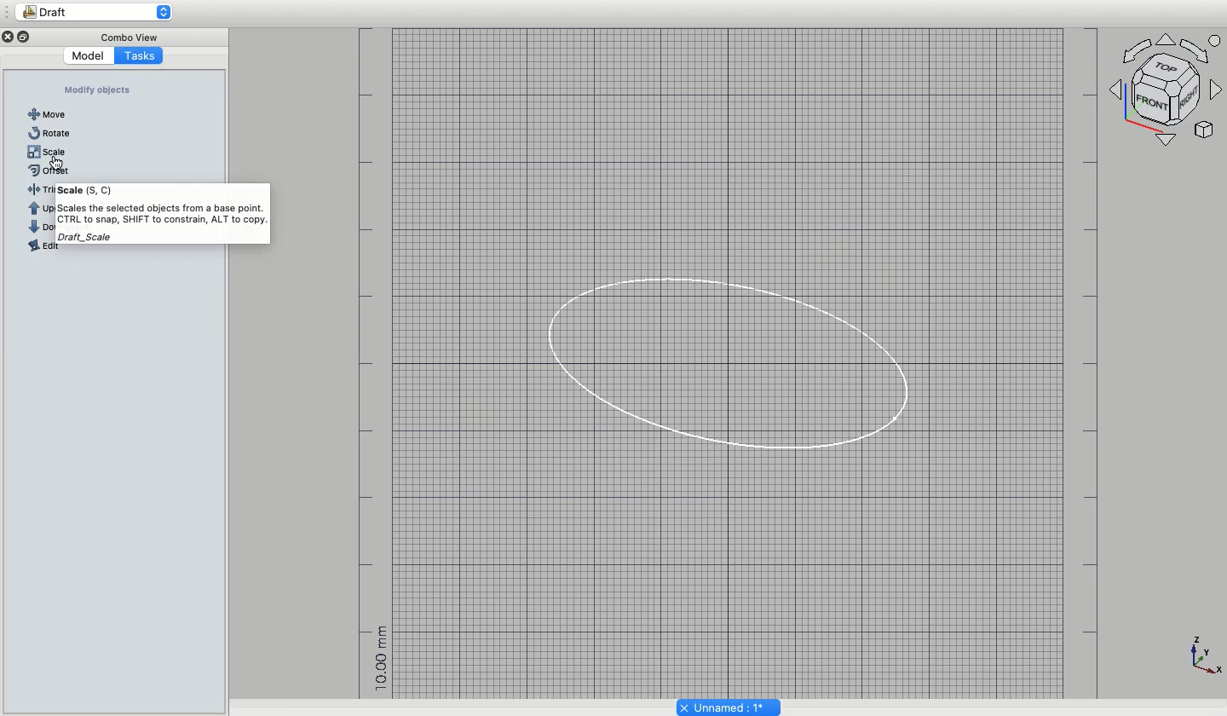  I want to click on Oval, so click(723, 359).